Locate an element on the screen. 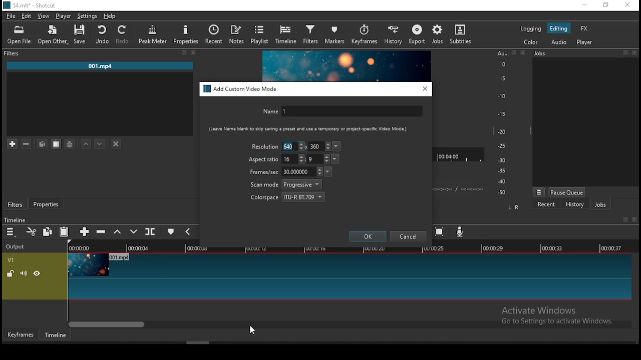  aspect ratio is located at coordinates (264, 159).